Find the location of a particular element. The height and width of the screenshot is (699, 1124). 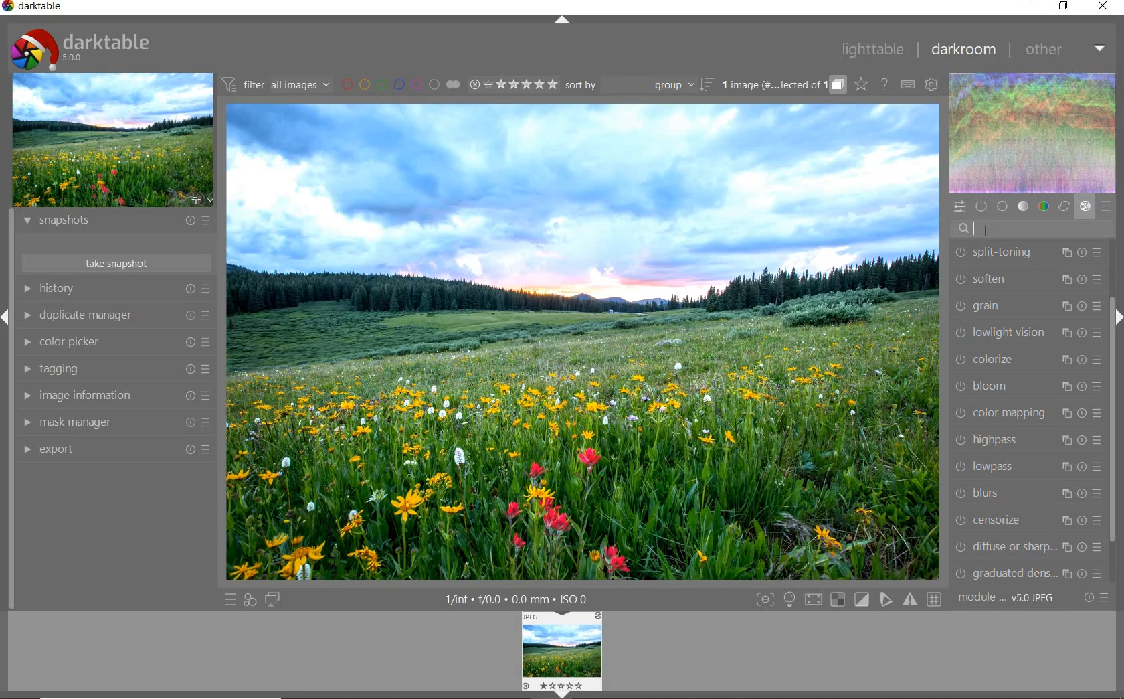

grain is located at coordinates (1027, 307).